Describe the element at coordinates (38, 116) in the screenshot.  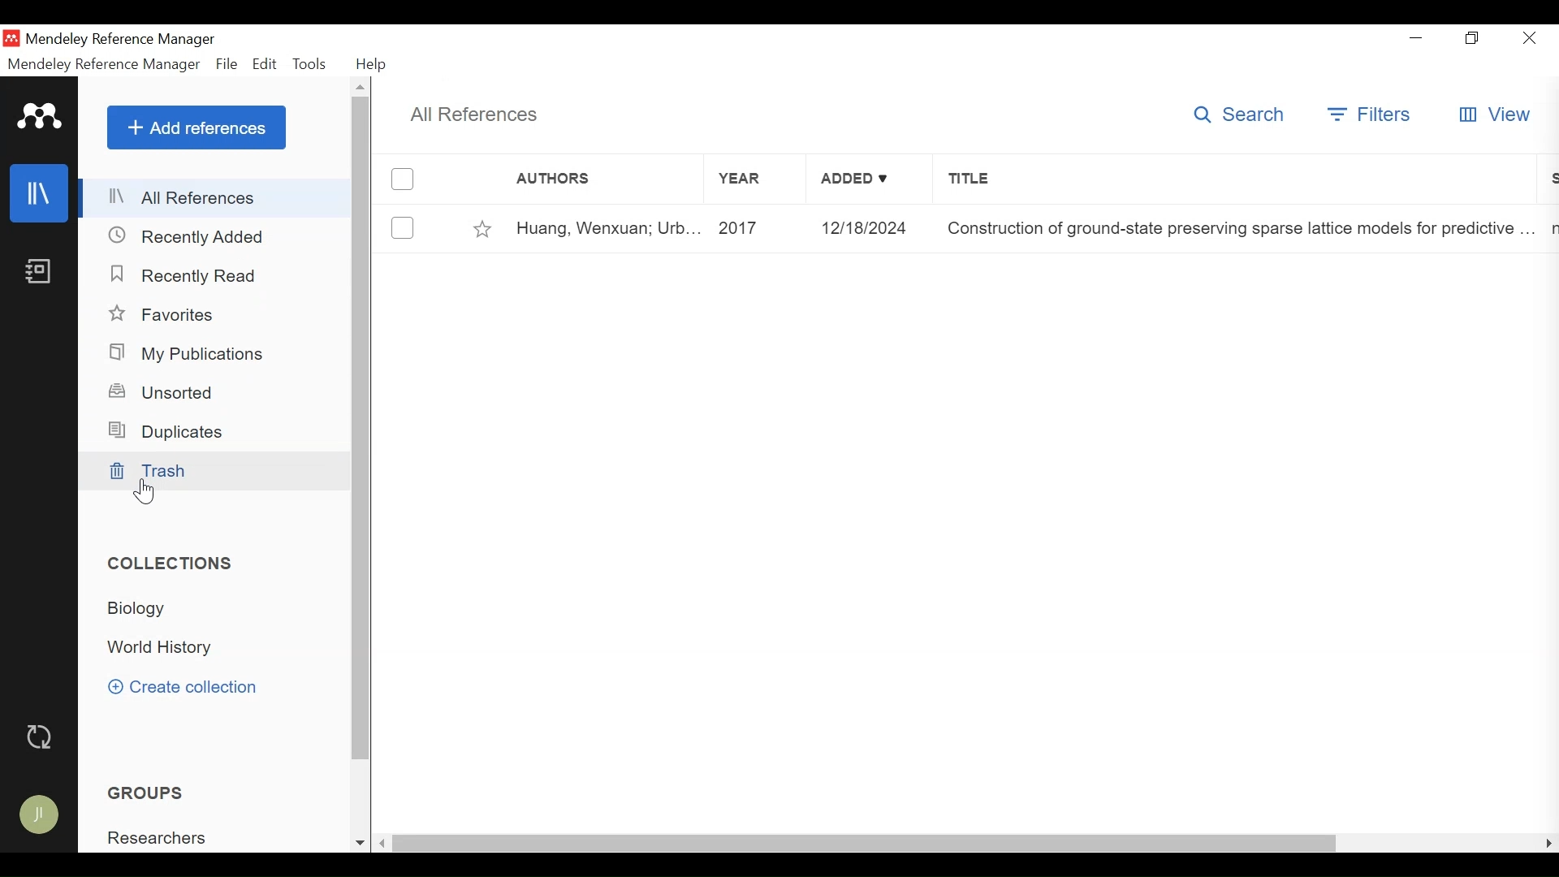
I see `Mendeley Logo` at that location.